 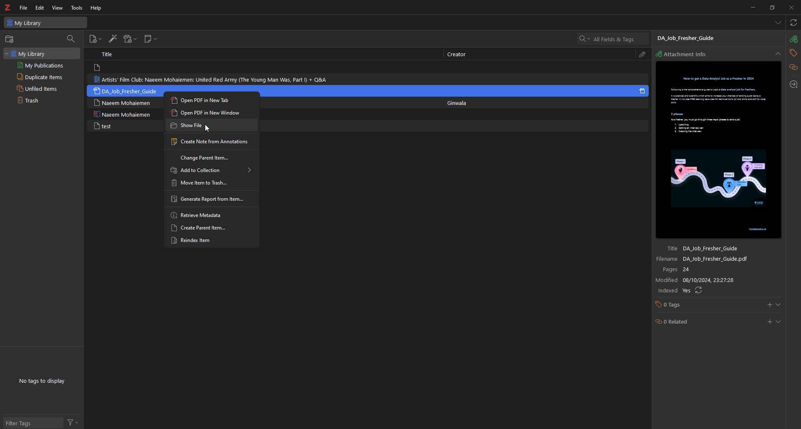 What do you see at coordinates (25, 8) in the screenshot?
I see `file` at bounding box center [25, 8].